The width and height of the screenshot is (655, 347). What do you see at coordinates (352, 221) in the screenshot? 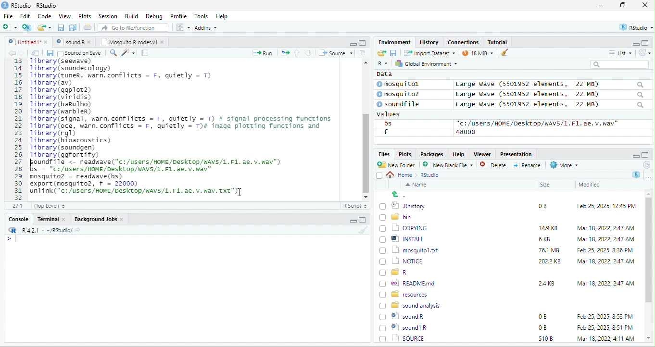
I see `minimize` at bounding box center [352, 221].